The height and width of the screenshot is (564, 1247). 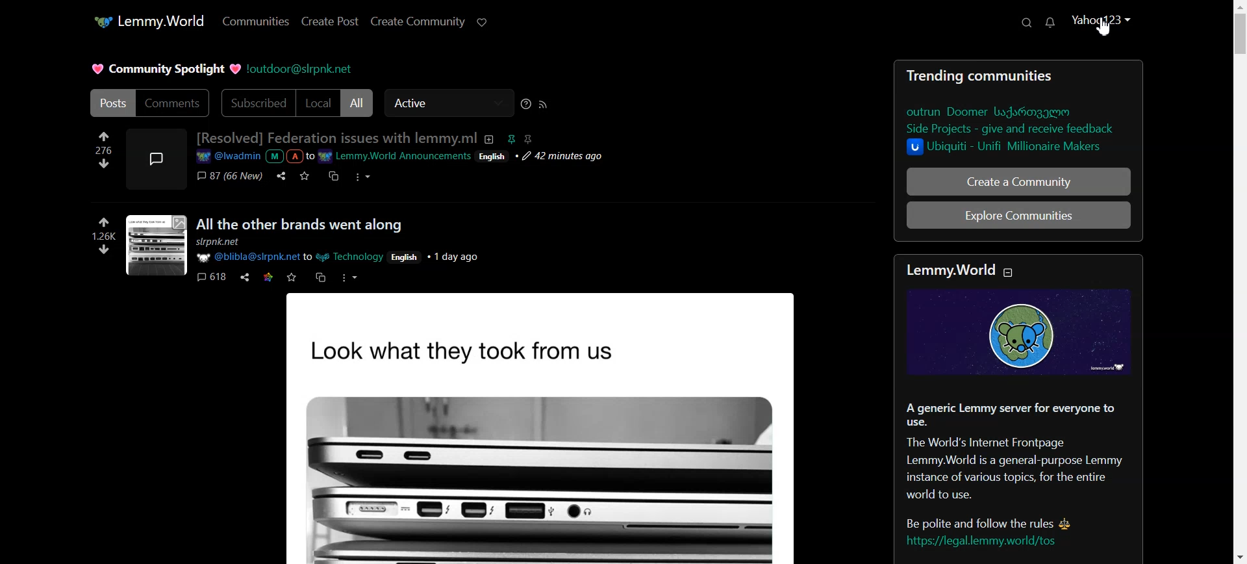 I want to click on save, so click(x=292, y=277).